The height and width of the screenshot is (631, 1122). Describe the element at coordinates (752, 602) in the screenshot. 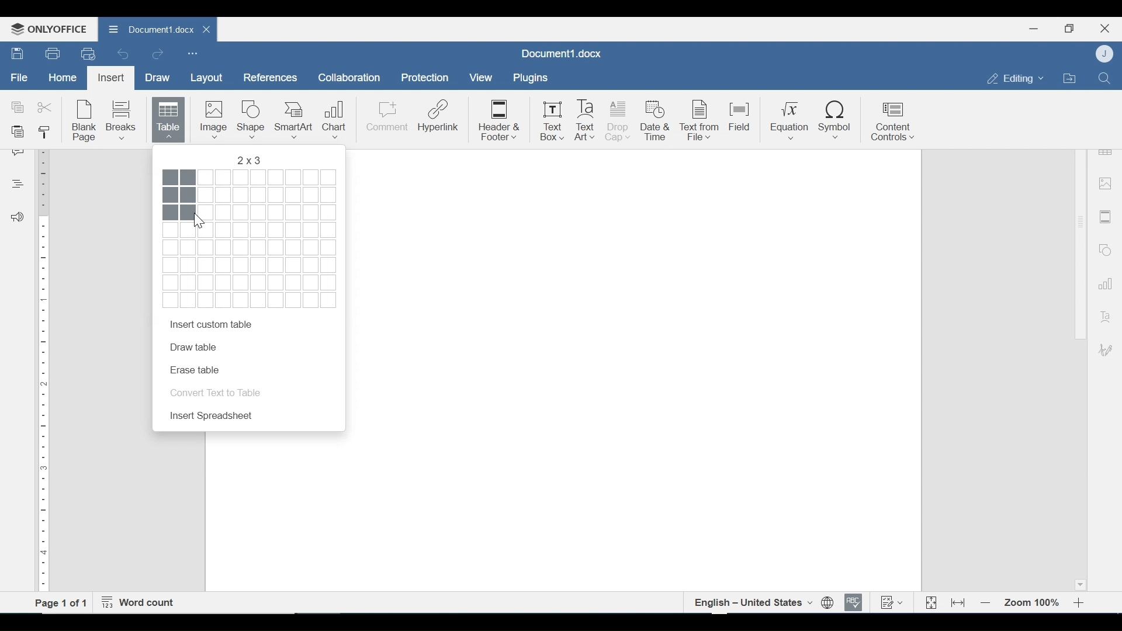

I see `English- united states` at that location.